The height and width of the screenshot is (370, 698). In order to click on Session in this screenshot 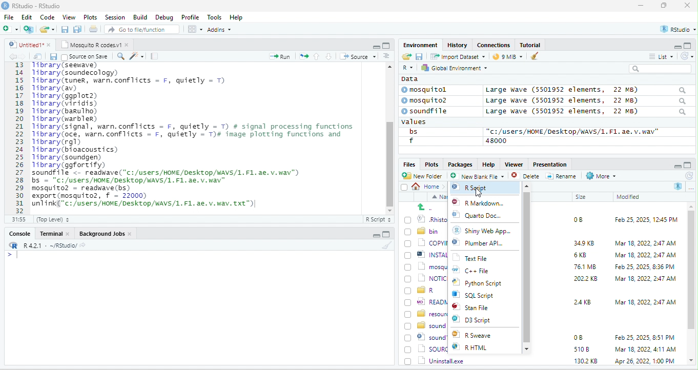, I will do `click(115, 16)`.